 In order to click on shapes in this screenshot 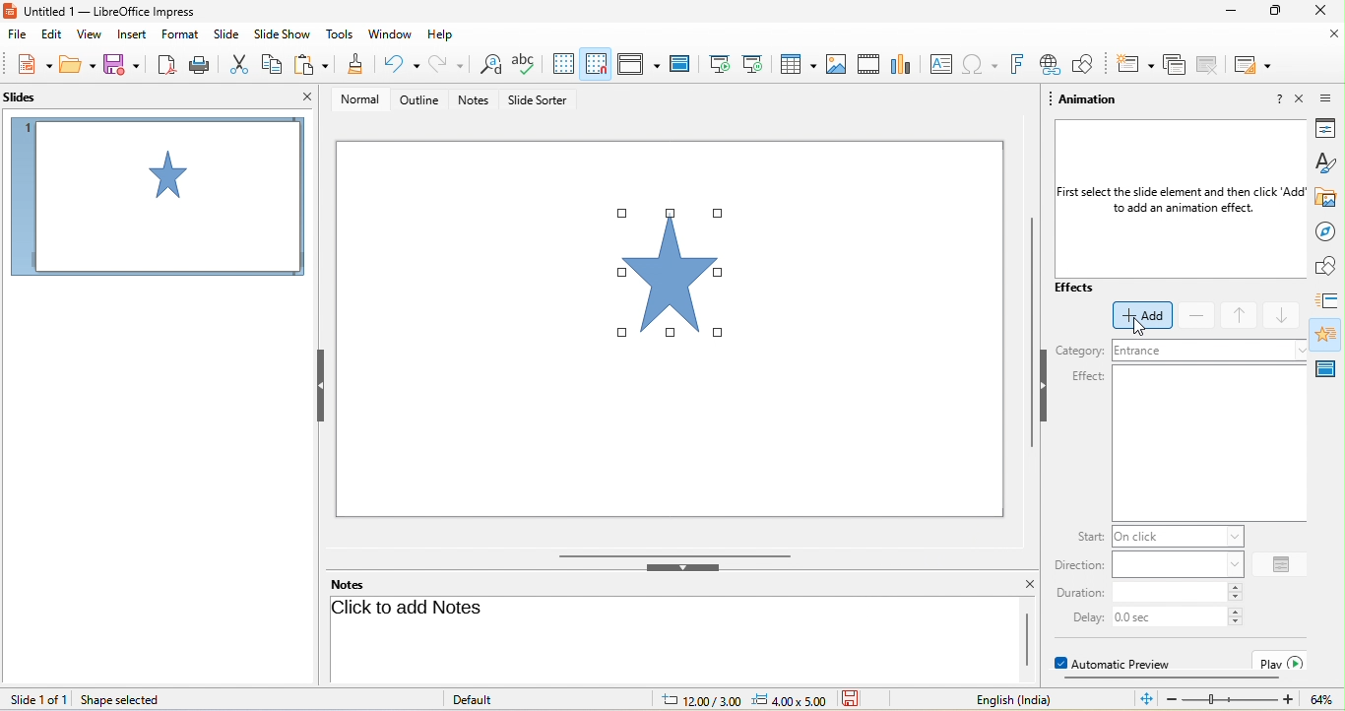, I will do `click(1330, 265)`.